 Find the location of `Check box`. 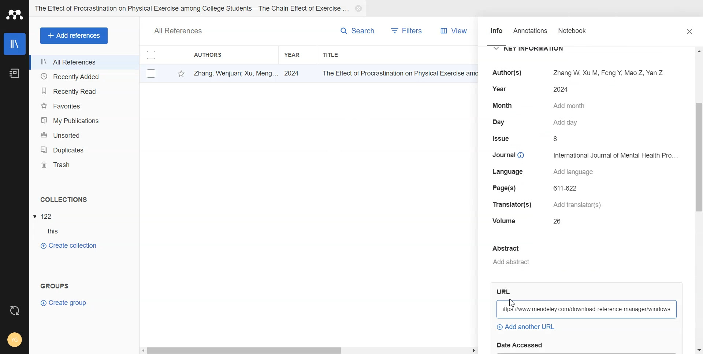

Check box is located at coordinates (151, 56).